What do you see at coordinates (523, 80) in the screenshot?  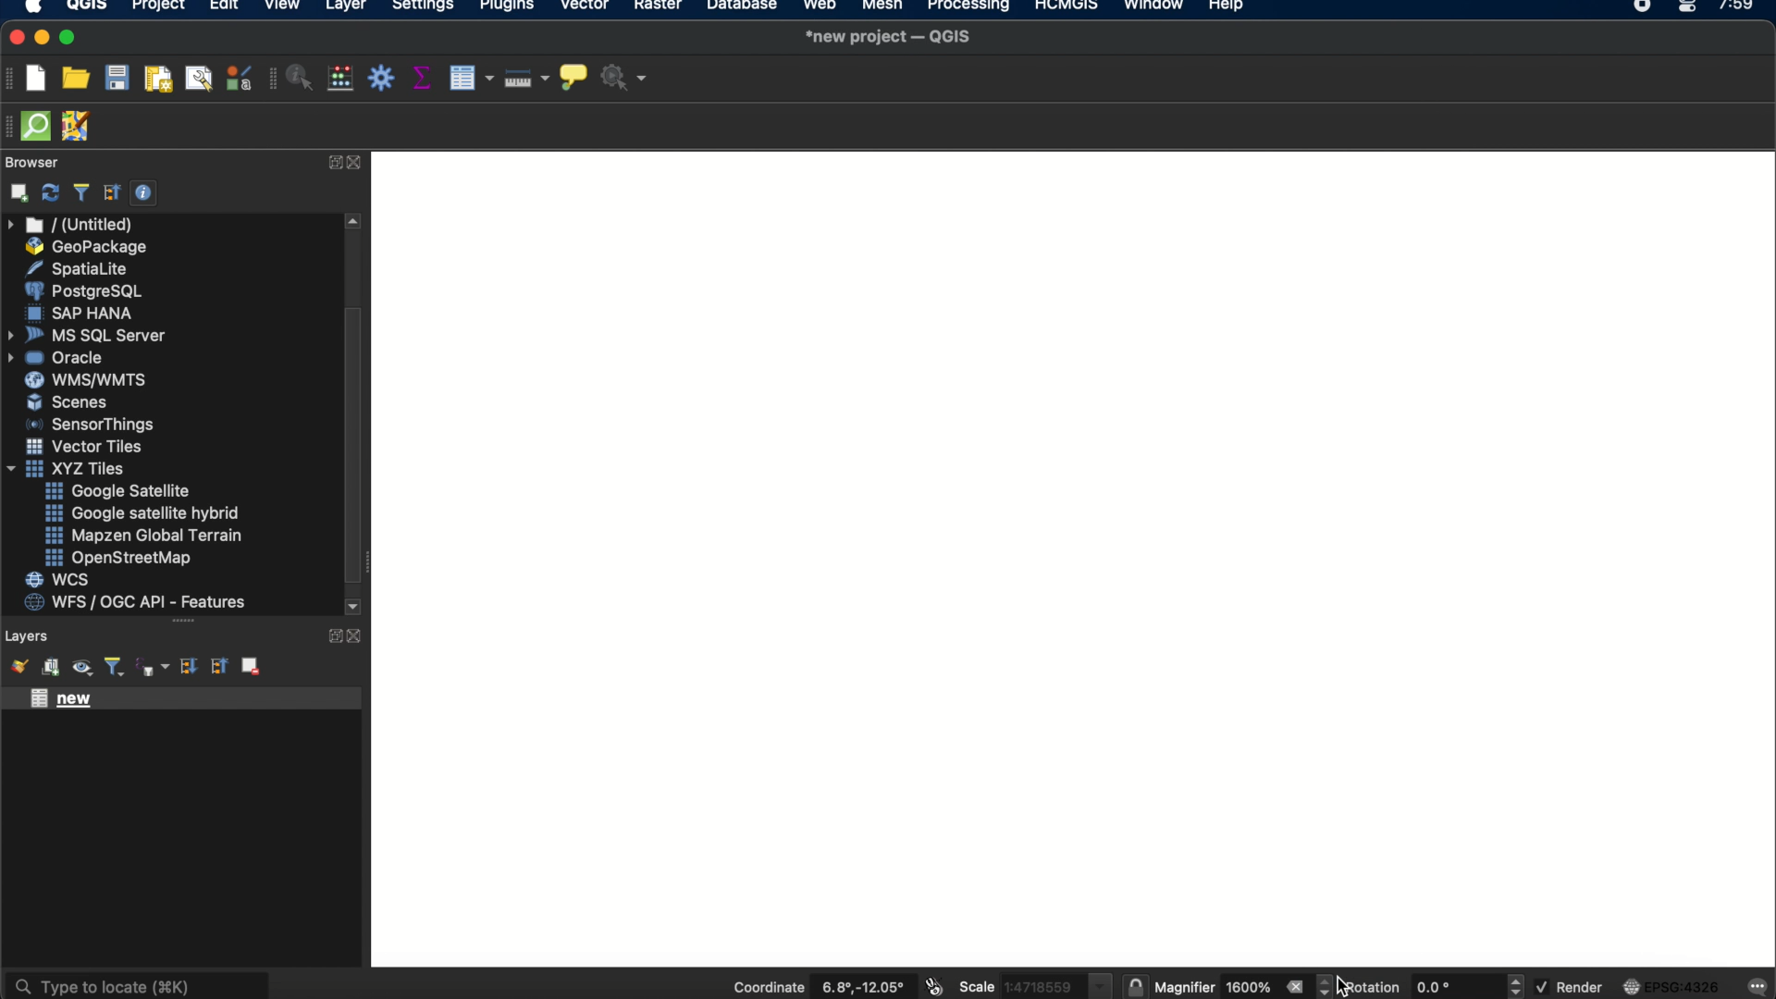 I see `MEASURE LINE` at bounding box center [523, 80].